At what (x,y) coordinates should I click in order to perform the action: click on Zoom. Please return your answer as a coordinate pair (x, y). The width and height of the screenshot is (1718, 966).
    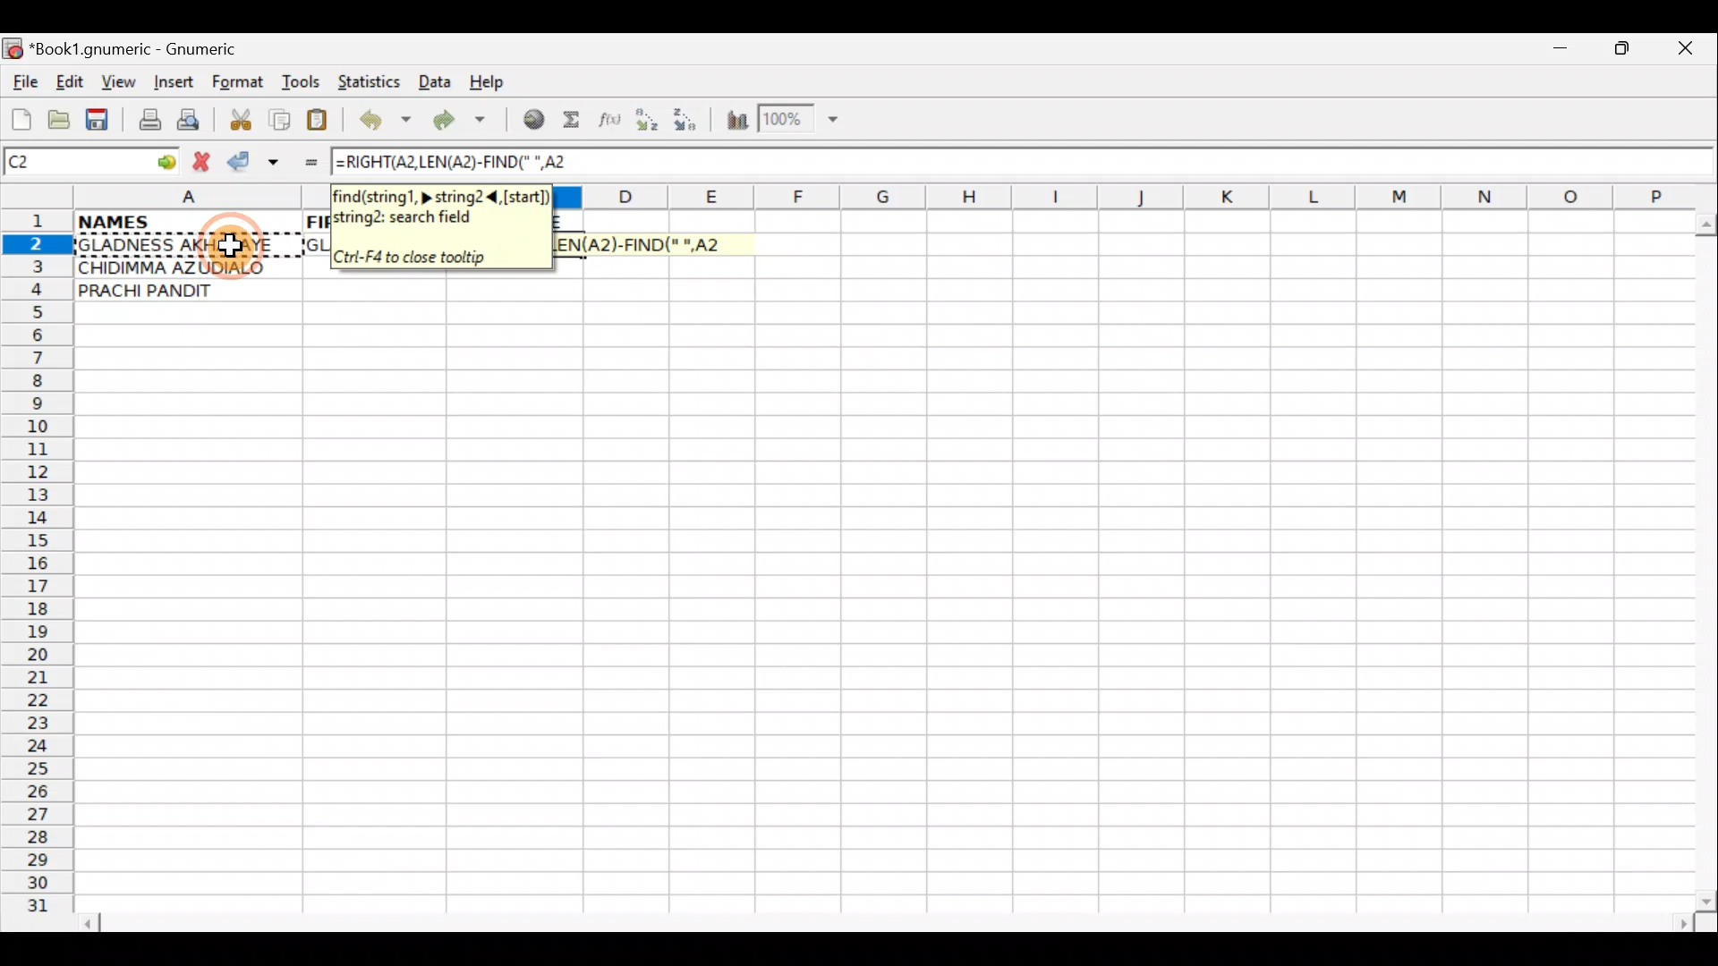
    Looking at the image, I should click on (801, 122).